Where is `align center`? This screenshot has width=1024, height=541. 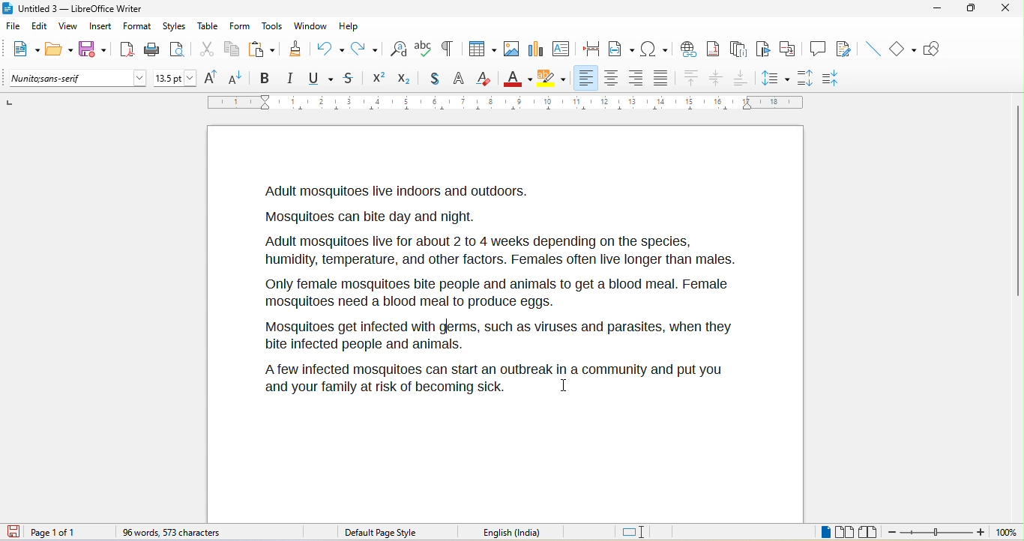
align center is located at coordinates (717, 79).